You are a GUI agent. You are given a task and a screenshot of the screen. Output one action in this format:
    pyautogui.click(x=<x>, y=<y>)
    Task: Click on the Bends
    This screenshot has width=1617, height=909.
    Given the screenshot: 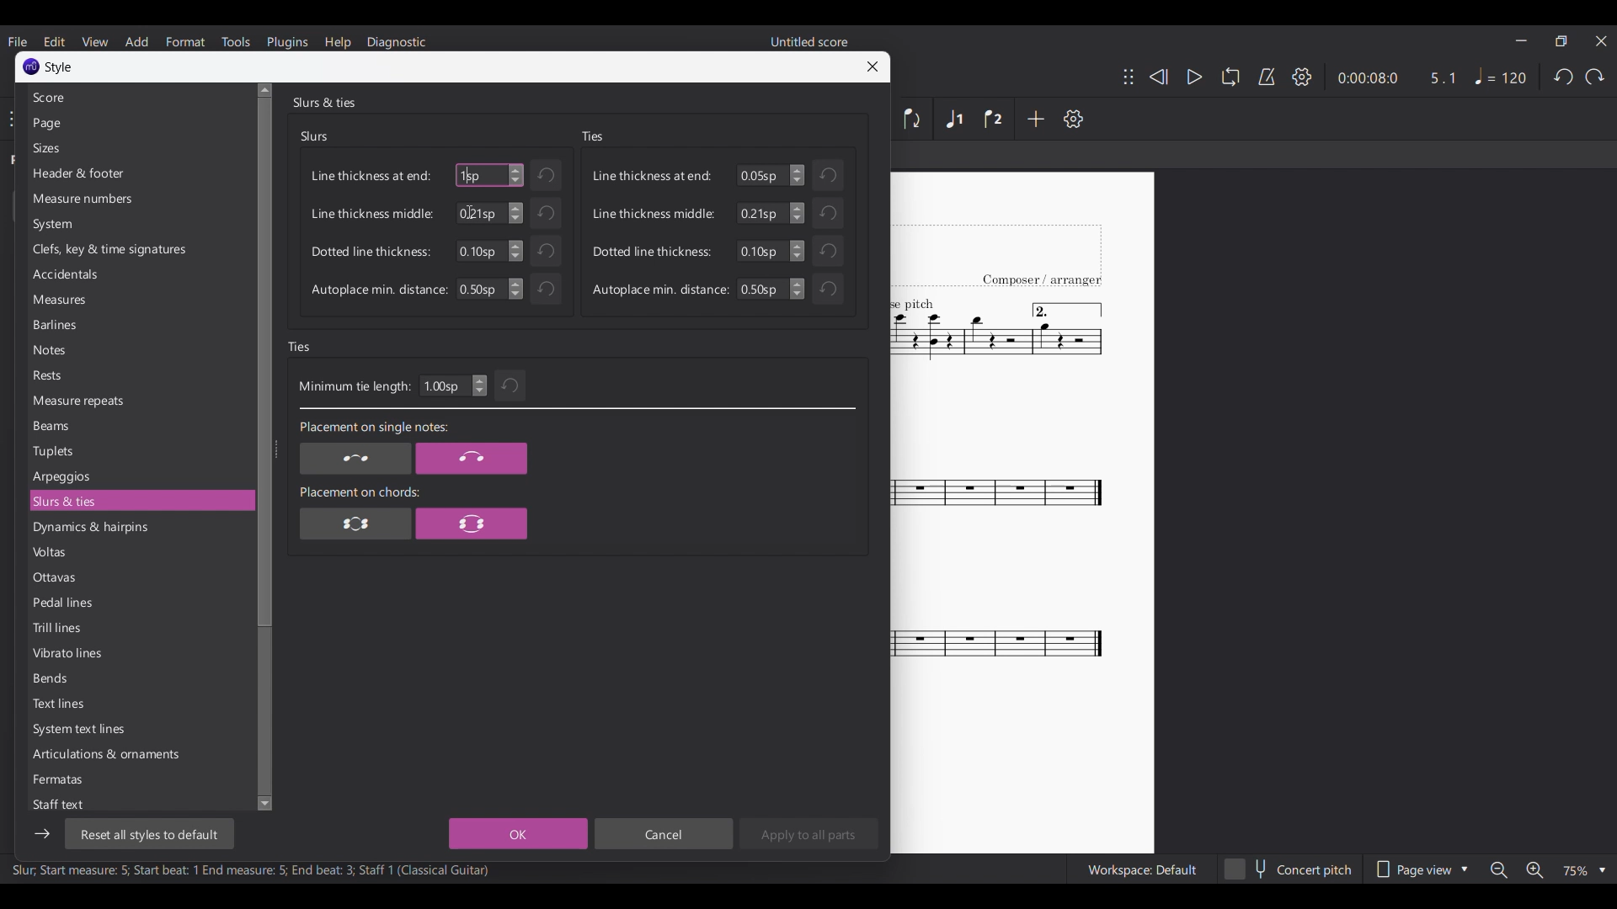 What is the action you would take?
    pyautogui.click(x=139, y=678)
    